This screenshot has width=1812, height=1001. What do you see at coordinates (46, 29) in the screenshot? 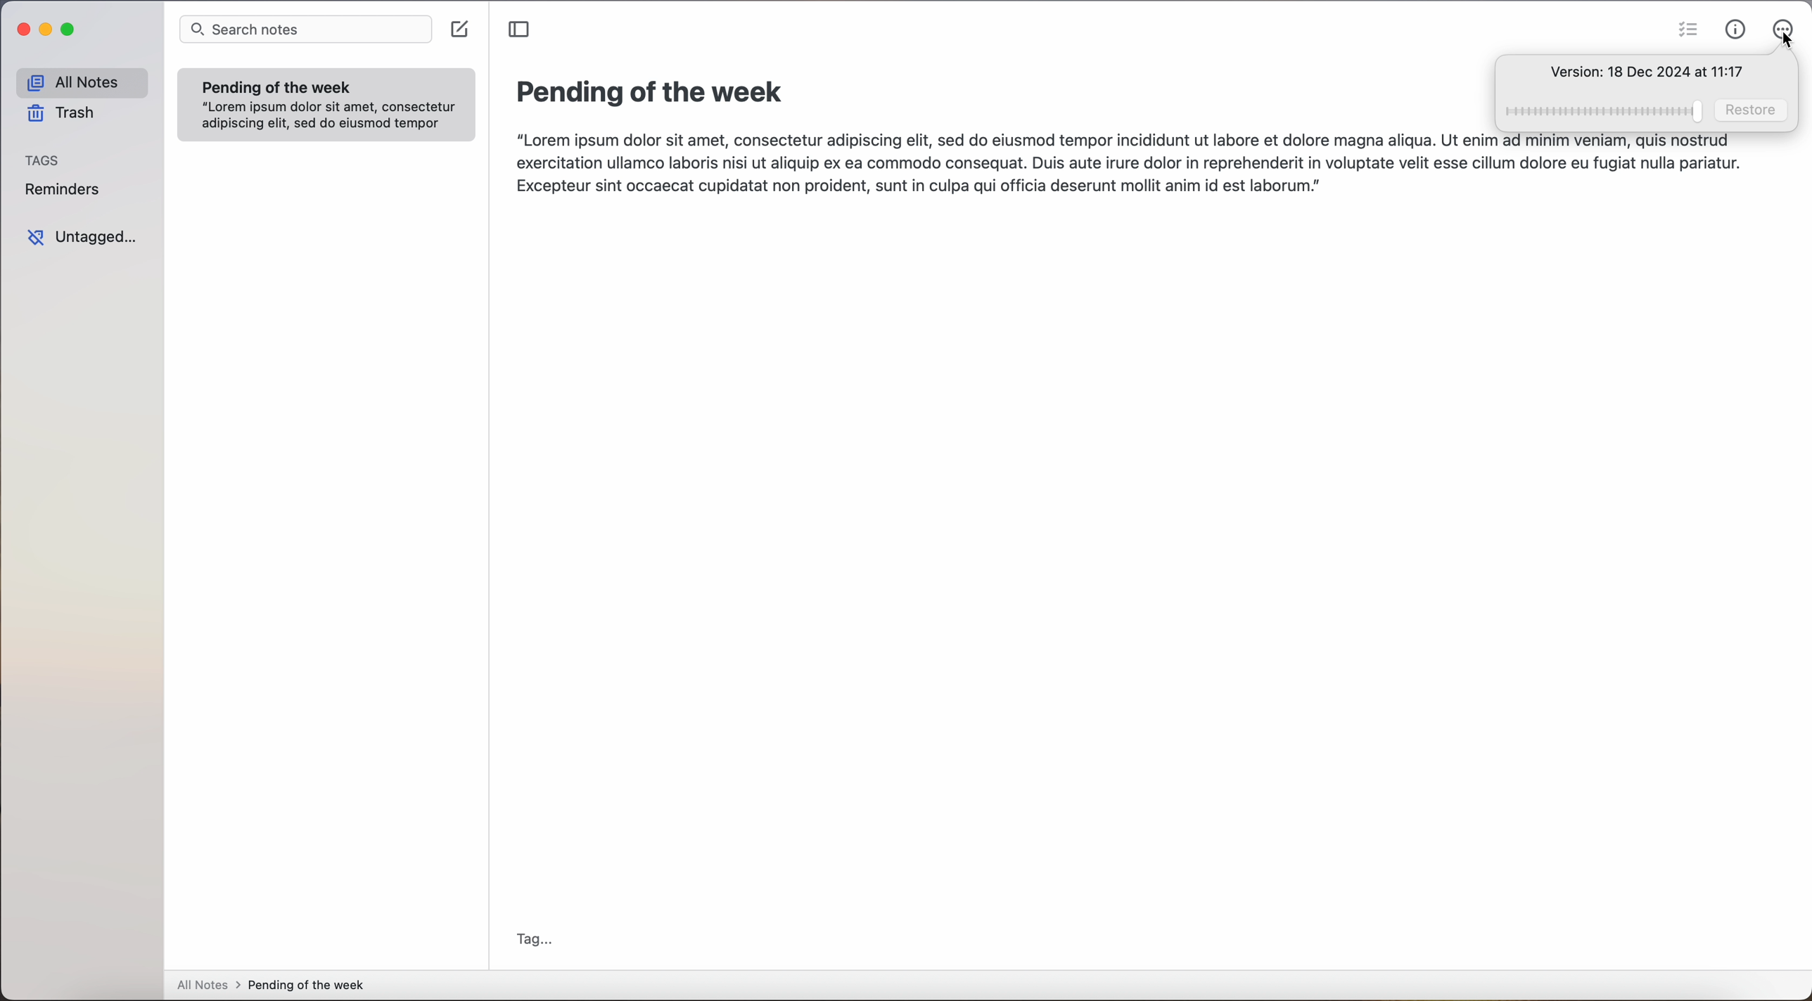
I see `minimize Simplenote` at bounding box center [46, 29].